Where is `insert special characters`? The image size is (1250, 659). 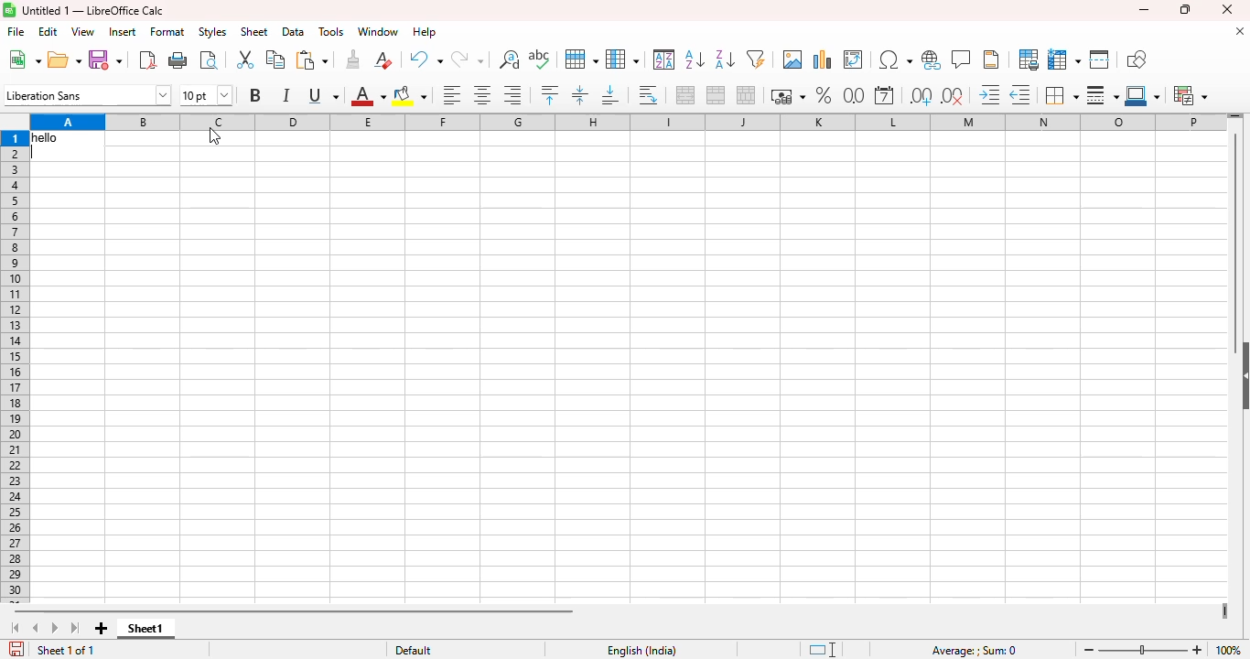
insert special characters is located at coordinates (896, 59).